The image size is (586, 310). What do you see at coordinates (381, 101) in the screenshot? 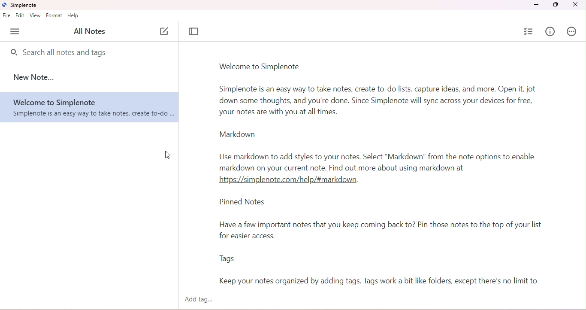
I see `welcome text` at bounding box center [381, 101].